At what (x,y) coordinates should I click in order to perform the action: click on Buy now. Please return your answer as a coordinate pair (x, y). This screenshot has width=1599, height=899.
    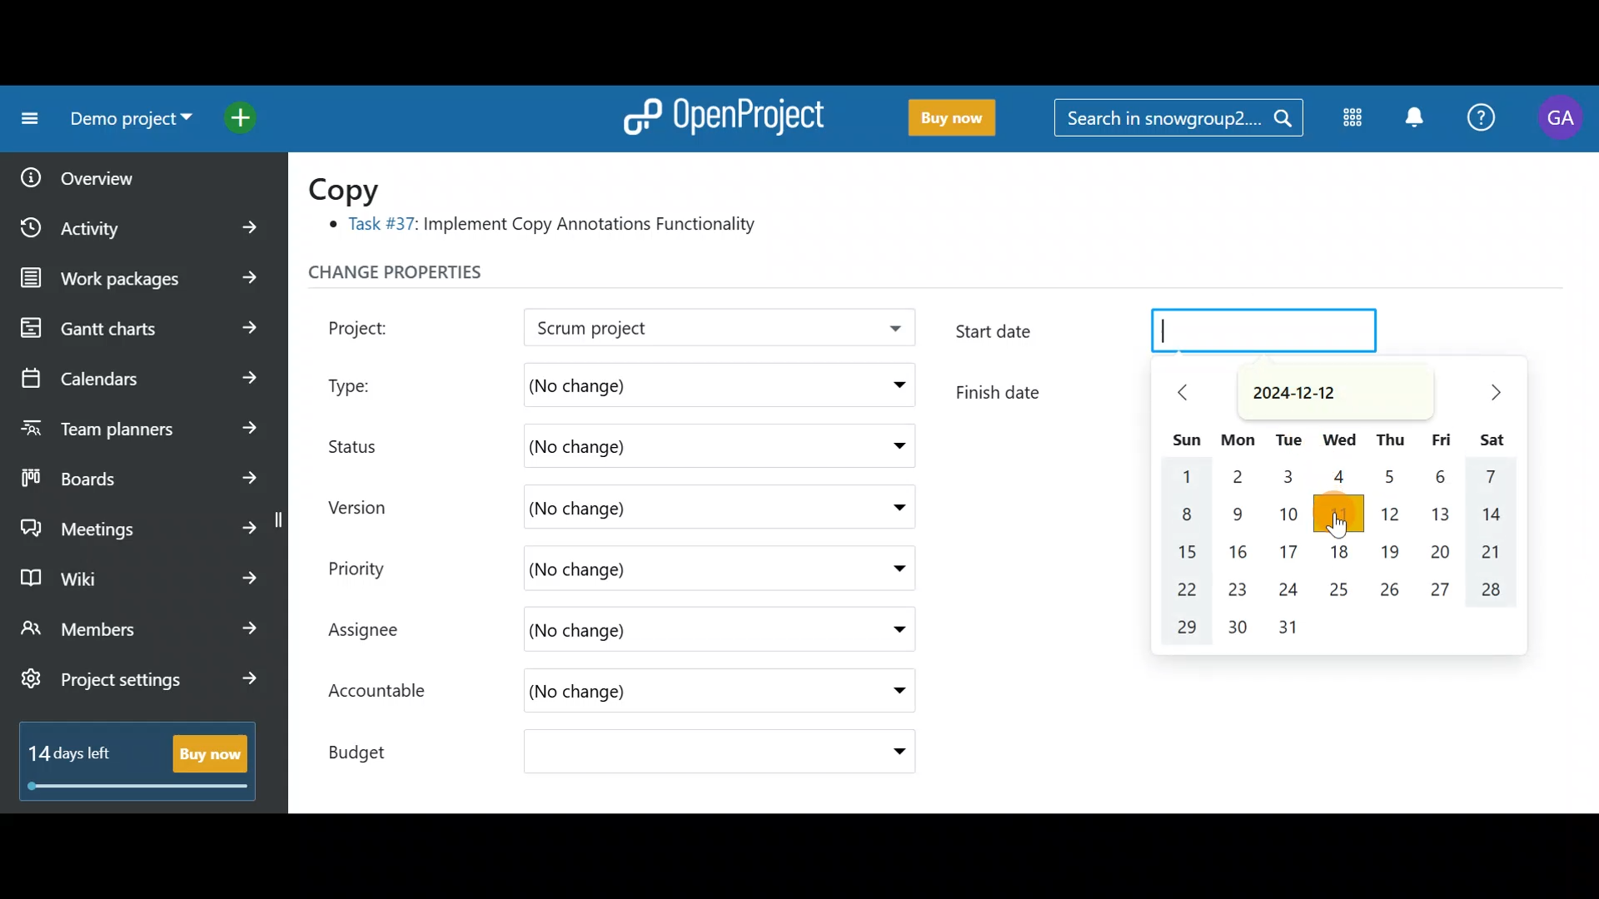
    Looking at the image, I should click on (944, 118).